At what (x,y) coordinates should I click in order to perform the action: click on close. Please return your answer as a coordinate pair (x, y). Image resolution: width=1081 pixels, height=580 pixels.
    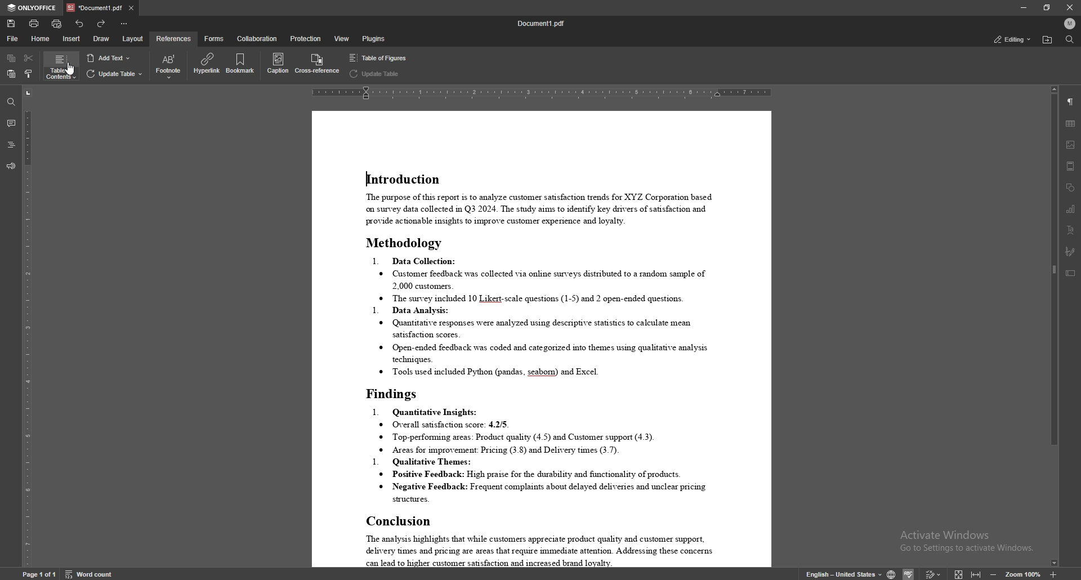
    Looking at the image, I should click on (133, 7).